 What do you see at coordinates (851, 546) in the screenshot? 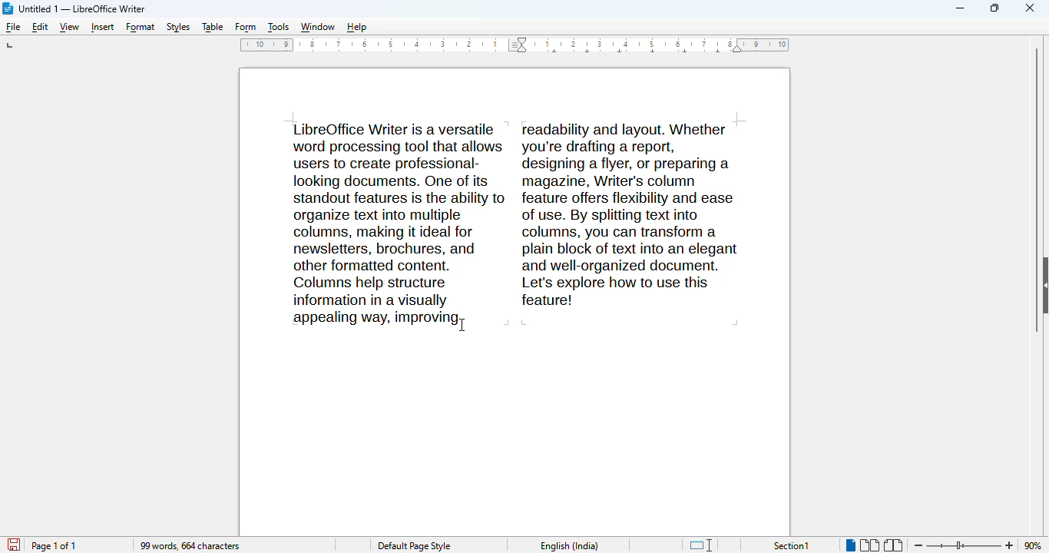
I see `single-page view` at bounding box center [851, 546].